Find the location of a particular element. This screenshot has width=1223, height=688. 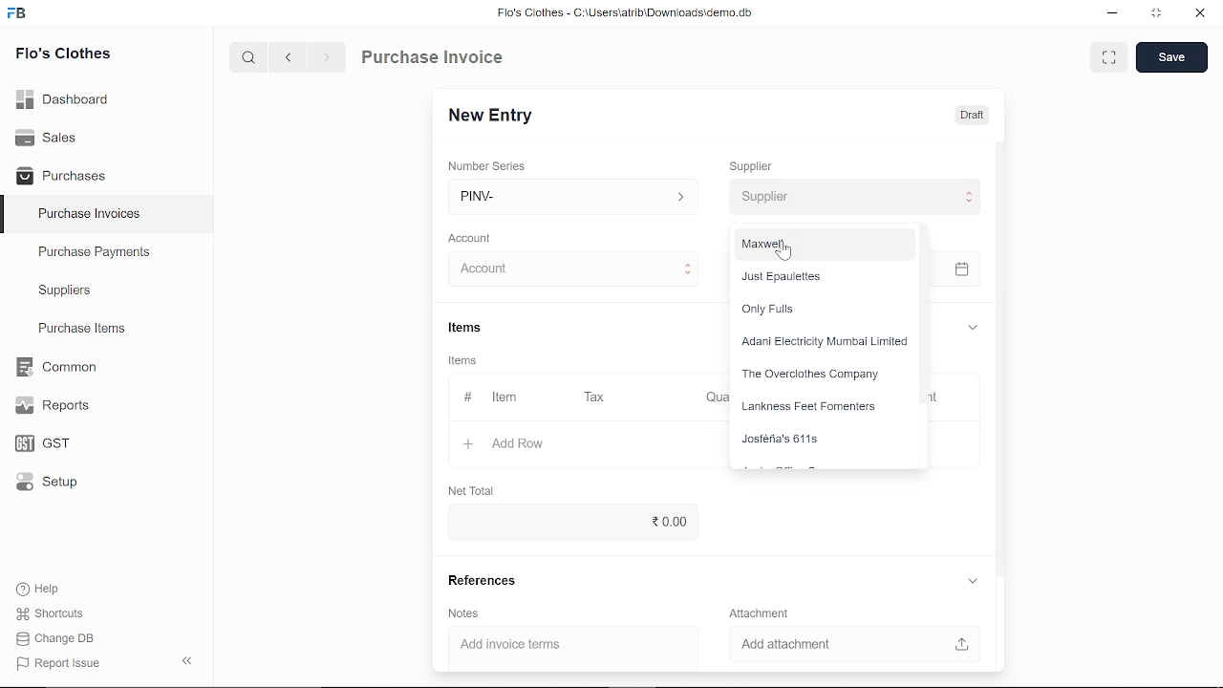

frappe books logo is located at coordinates (21, 14).